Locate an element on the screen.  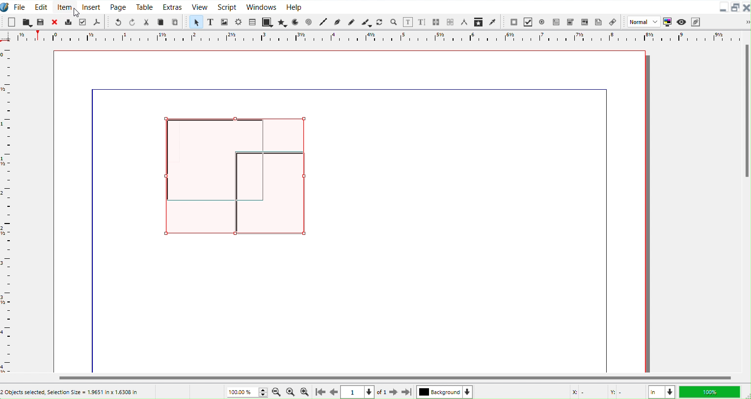
Horizontal Scale bar is located at coordinates (7, 210).